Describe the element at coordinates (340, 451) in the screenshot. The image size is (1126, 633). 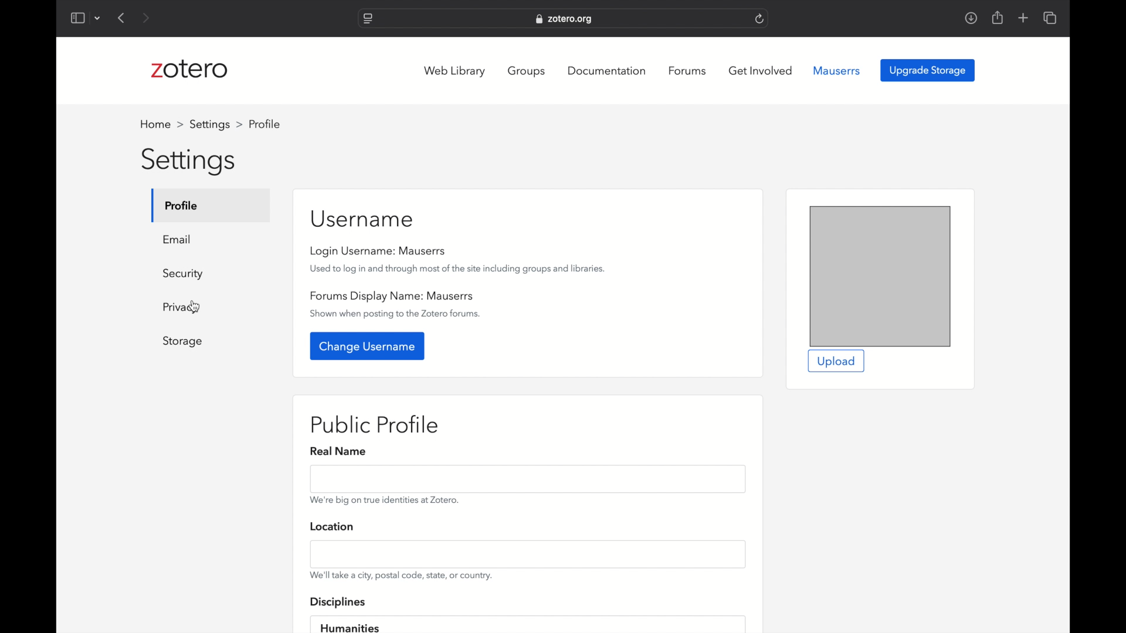
I see `real name` at that location.